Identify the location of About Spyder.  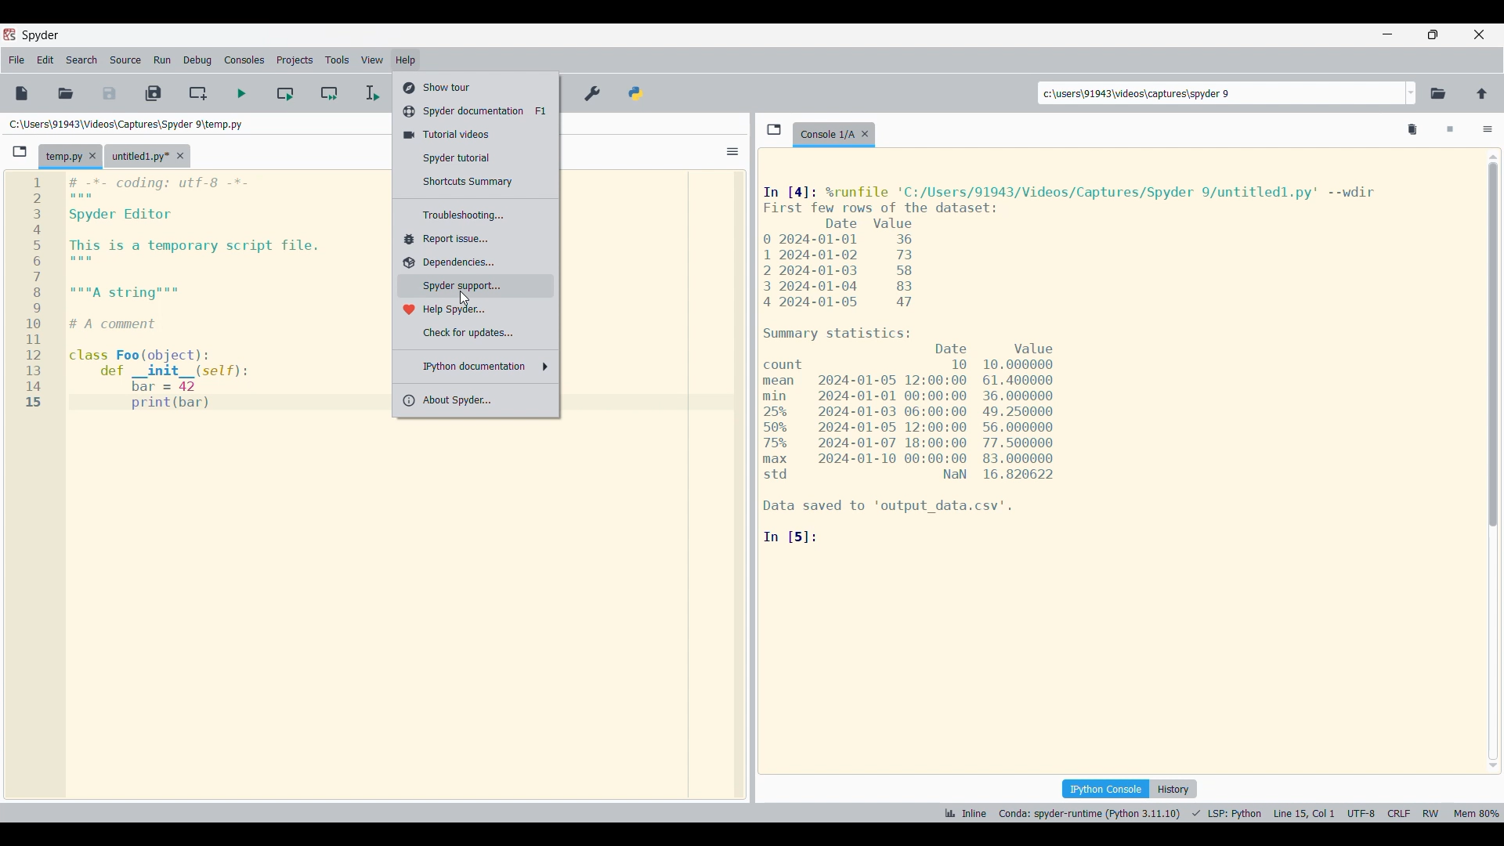
(475, 399).